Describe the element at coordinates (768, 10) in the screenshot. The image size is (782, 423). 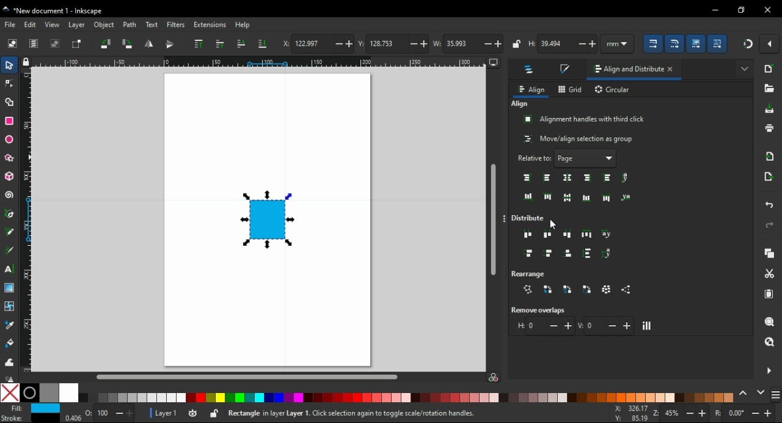
I see `close window` at that location.